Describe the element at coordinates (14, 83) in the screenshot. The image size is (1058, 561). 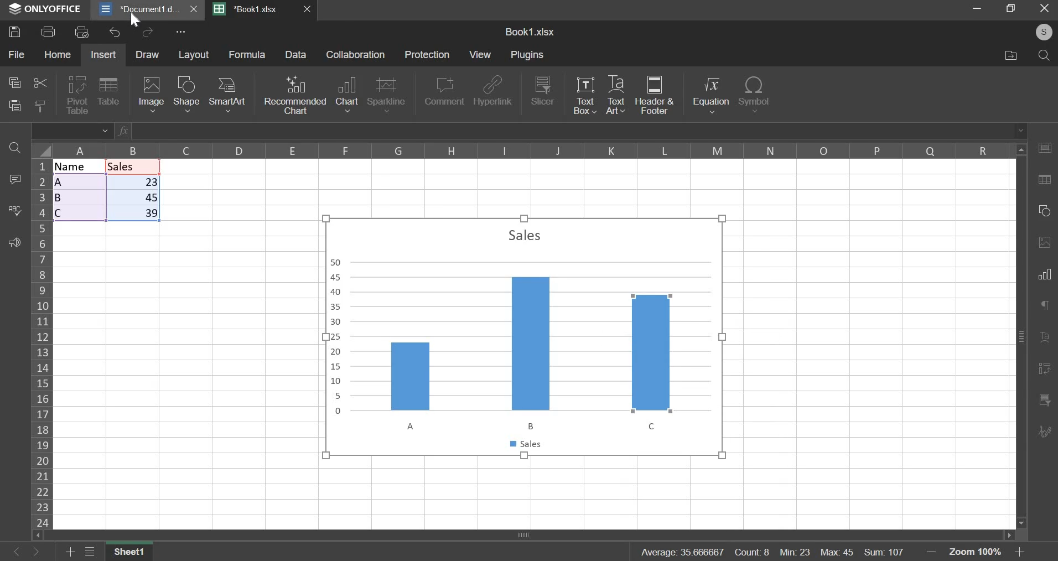
I see `copy` at that location.